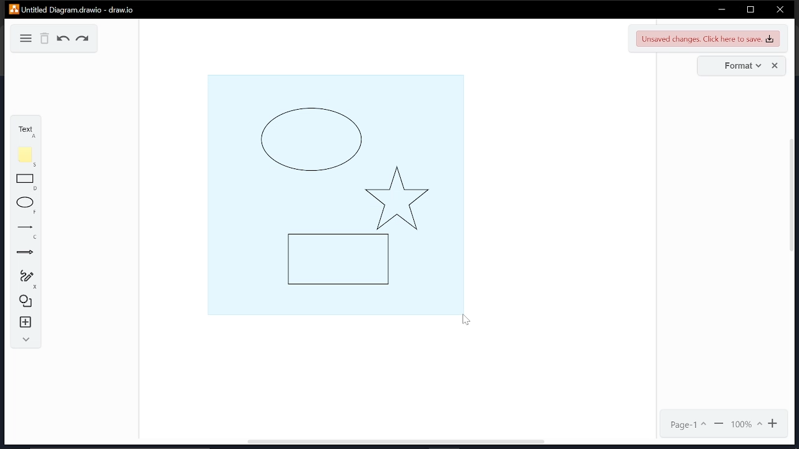  I want to click on close, so click(777, 65).